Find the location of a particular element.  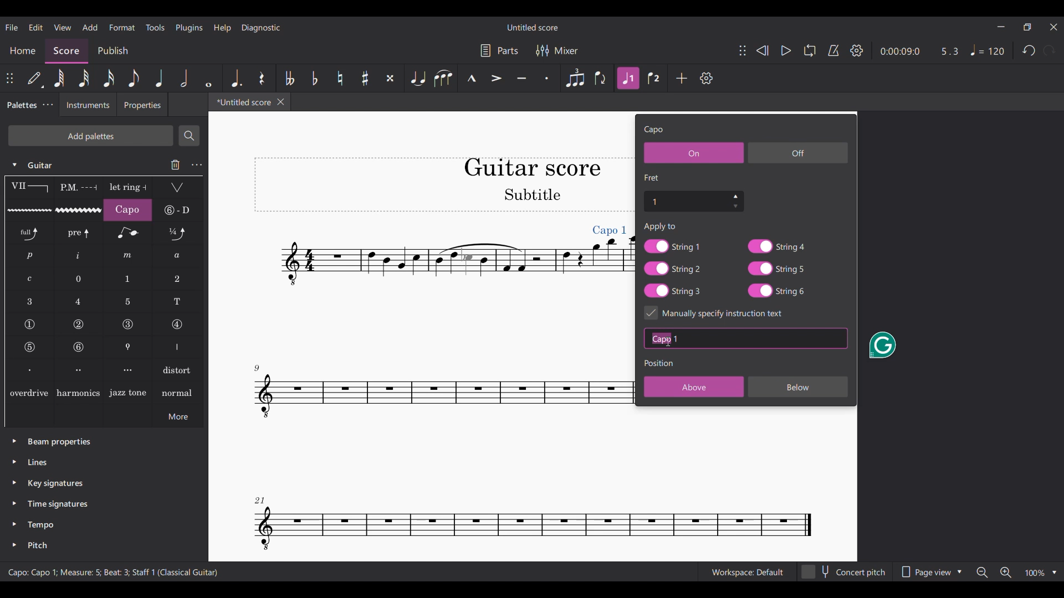

Add is located at coordinates (682, 78).